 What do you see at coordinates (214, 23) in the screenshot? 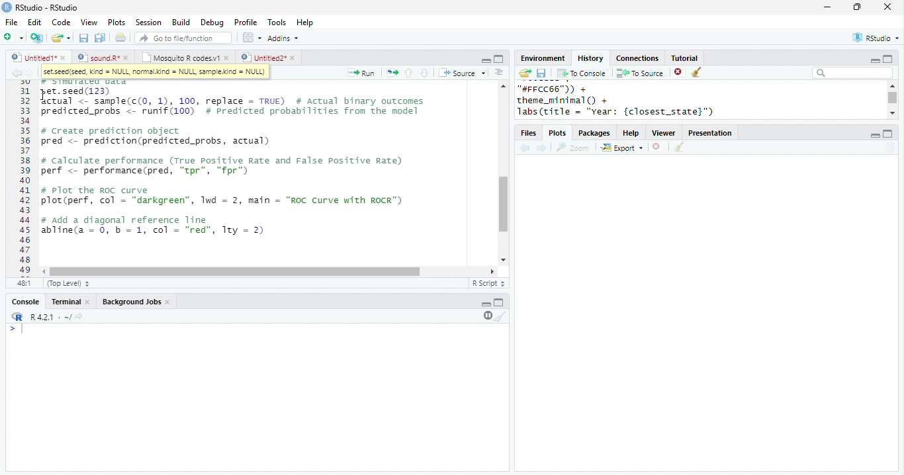
I see `Debug` at bounding box center [214, 23].